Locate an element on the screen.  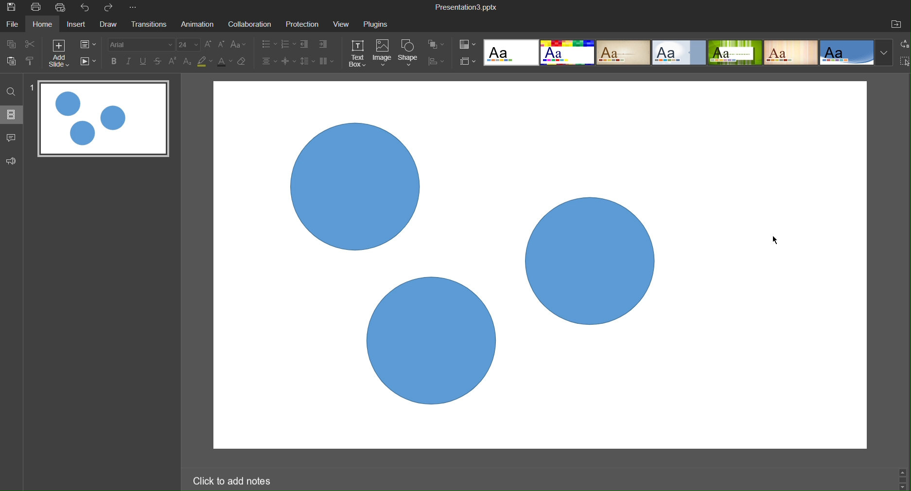
Playback is located at coordinates (89, 63).